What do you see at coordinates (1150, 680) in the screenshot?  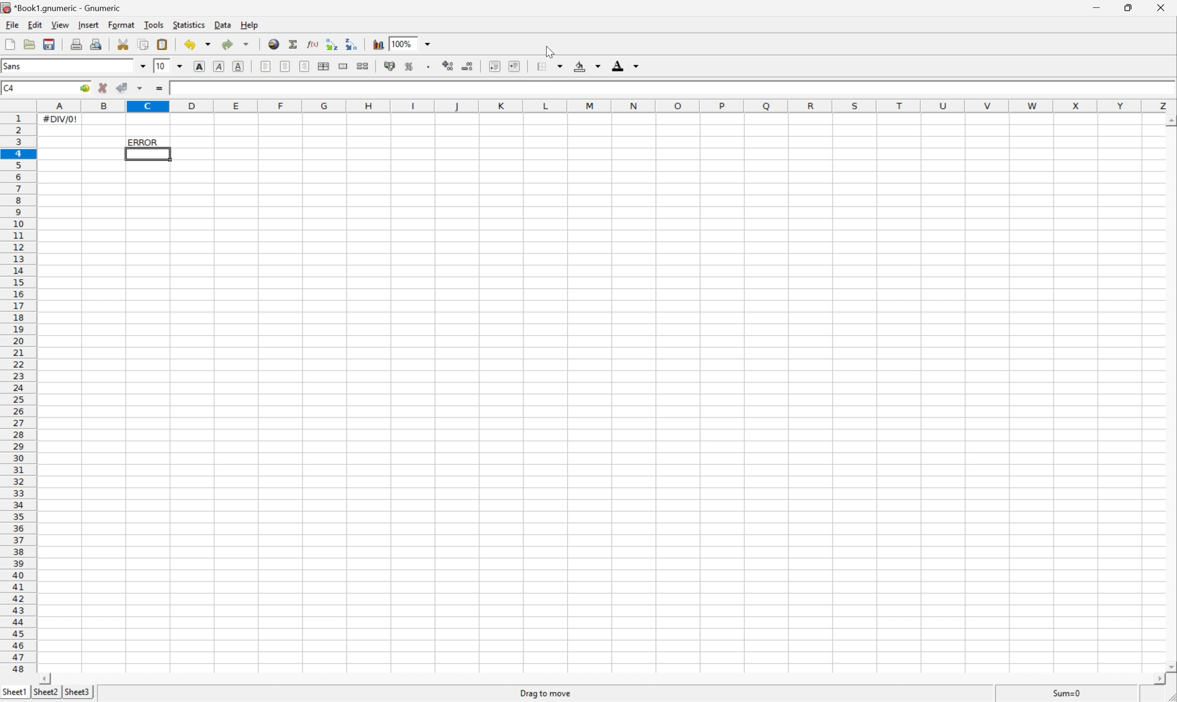 I see `Scroll right` at bounding box center [1150, 680].